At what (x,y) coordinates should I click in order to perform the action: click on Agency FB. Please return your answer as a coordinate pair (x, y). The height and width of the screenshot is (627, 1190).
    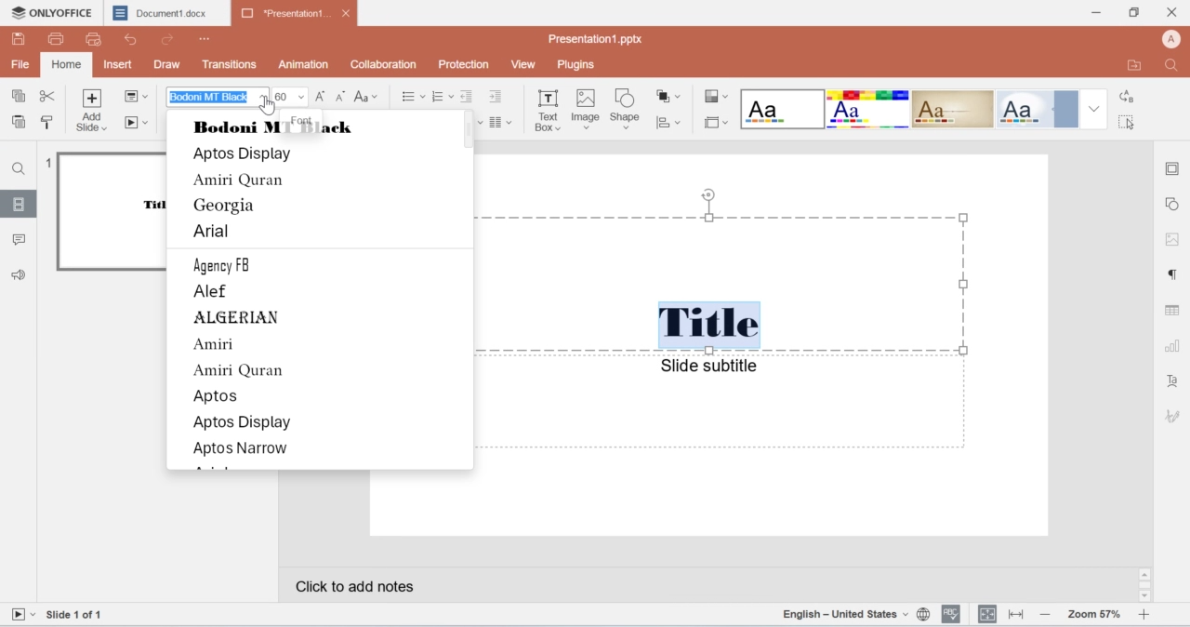
    Looking at the image, I should click on (232, 266).